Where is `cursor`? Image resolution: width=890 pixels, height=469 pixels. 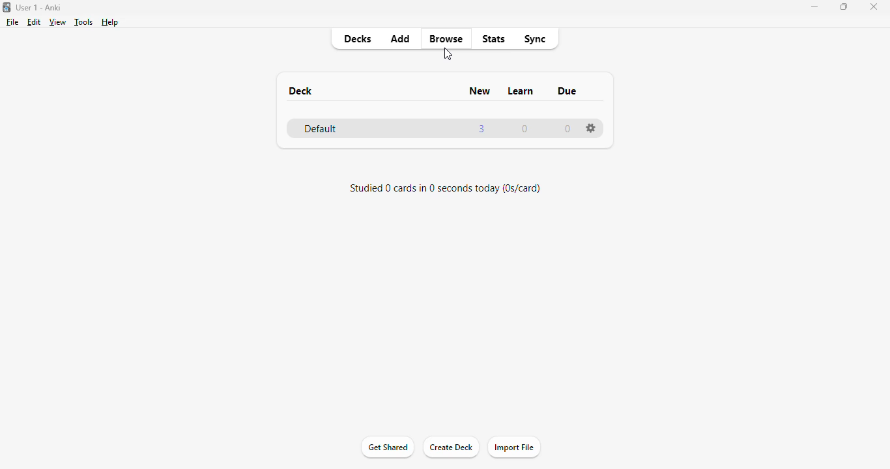
cursor is located at coordinates (448, 53).